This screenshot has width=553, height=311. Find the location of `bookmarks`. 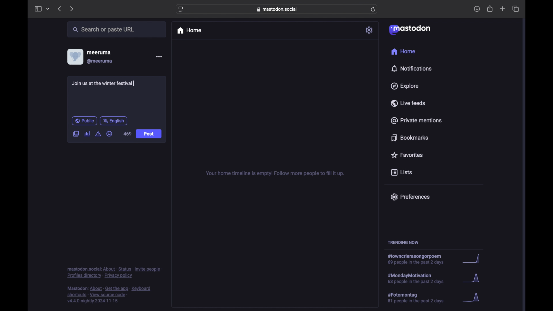

bookmarks is located at coordinates (410, 138).